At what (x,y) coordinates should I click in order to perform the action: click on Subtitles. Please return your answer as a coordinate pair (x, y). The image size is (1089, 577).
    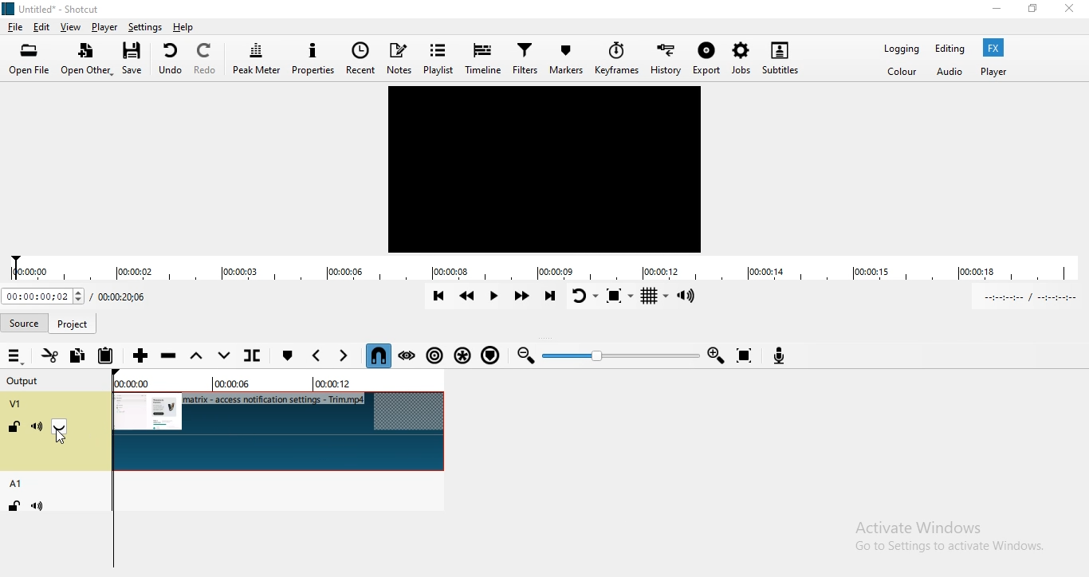
    Looking at the image, I should click on (787, 54).